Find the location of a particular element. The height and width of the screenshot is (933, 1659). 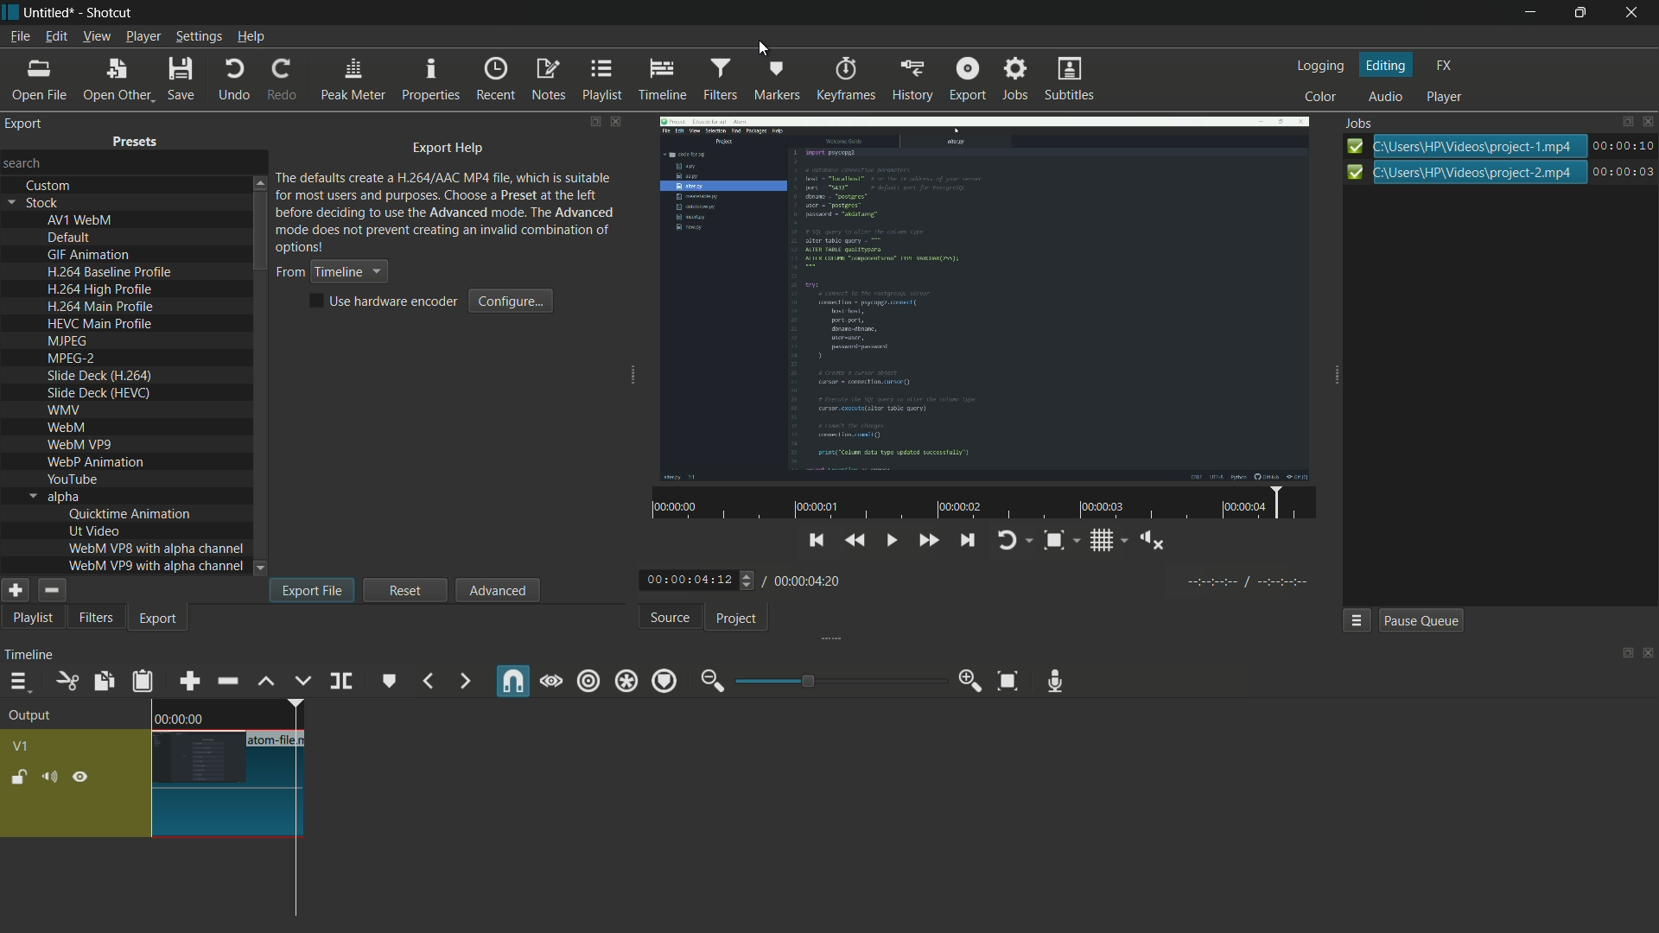

app name is located at coordinates (107, 12).